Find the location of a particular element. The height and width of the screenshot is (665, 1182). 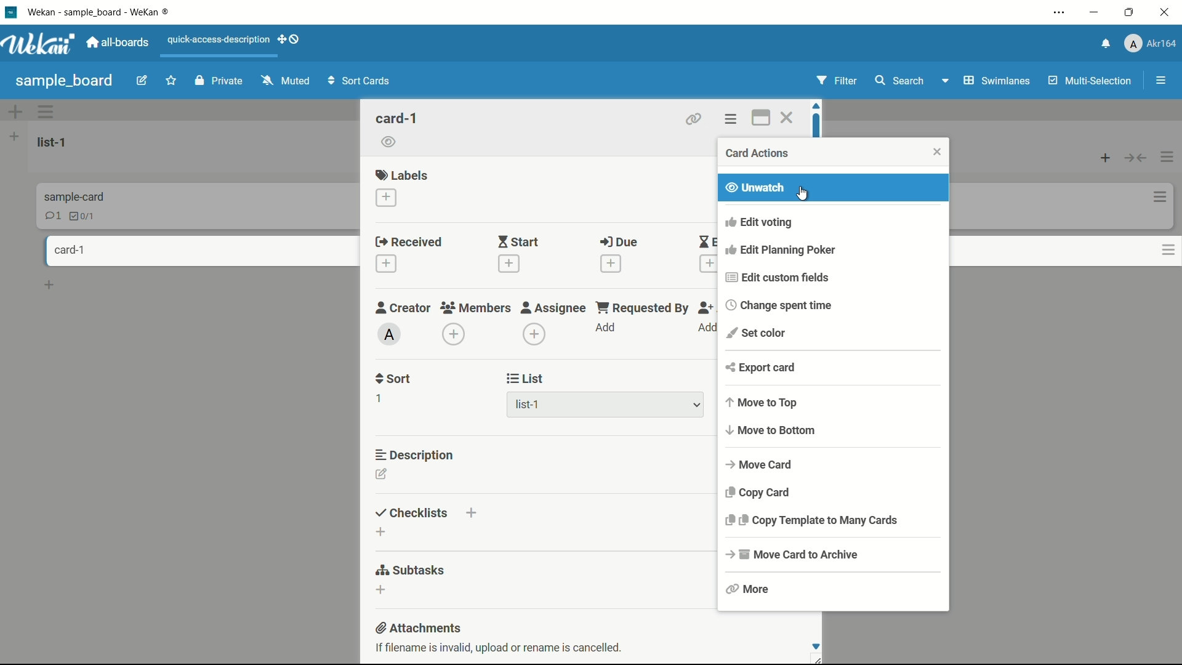

list-1 is located at coordinates (546, 404).